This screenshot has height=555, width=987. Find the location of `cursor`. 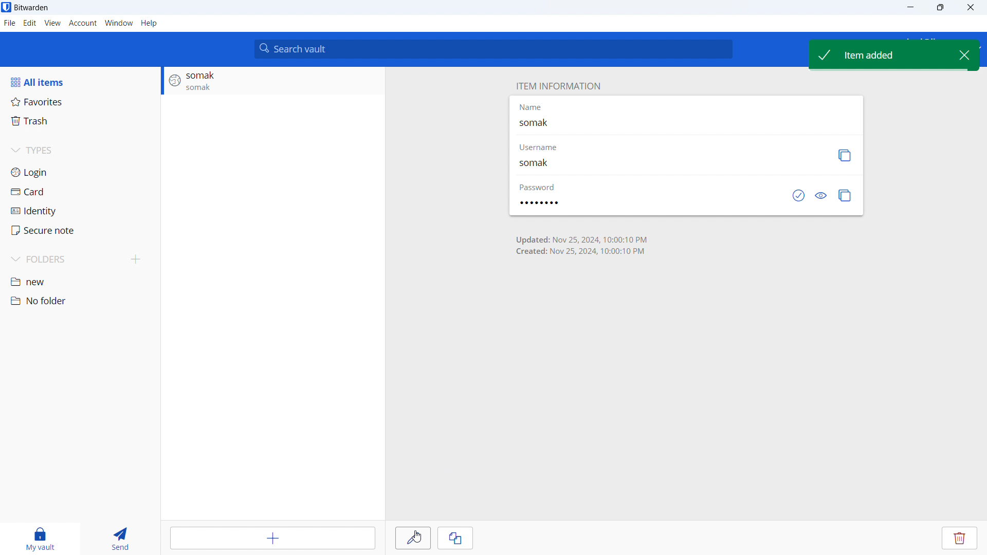

cursor is located at coordinates (417, 536).